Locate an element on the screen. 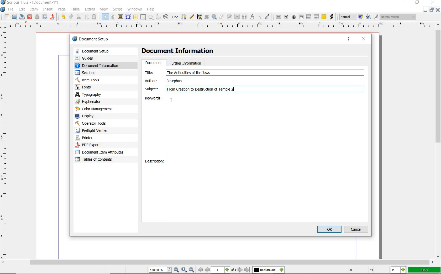 Image resolution: width=441 pixels, height=274 pixels. freehand line is located at coordinates (191, 17).